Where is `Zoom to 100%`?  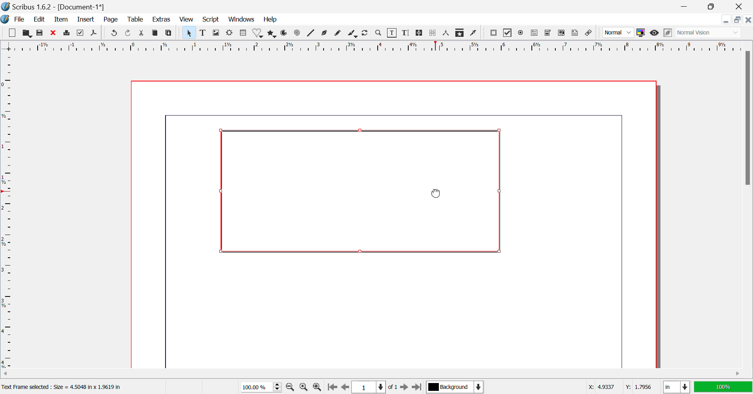 Zoom to 100% is located at coordinates (304, 388).